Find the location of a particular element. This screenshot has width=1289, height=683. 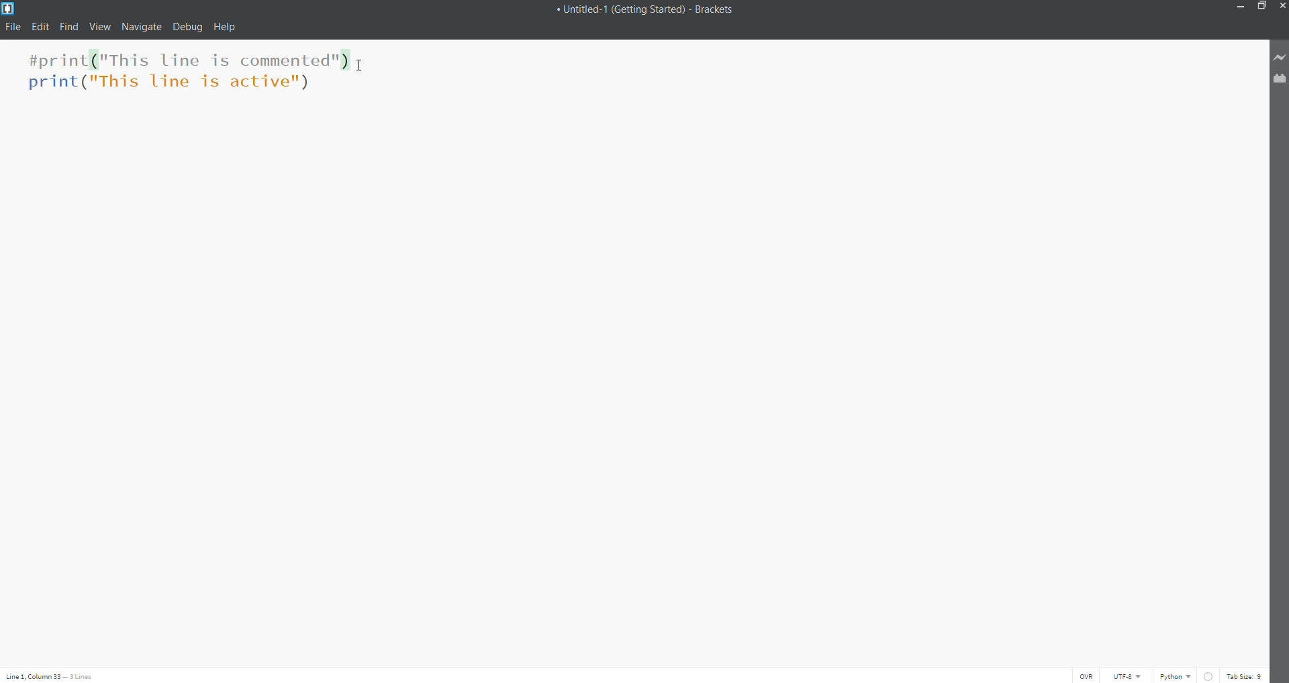

Linting is disabled is located at coordinates (1209, 676).